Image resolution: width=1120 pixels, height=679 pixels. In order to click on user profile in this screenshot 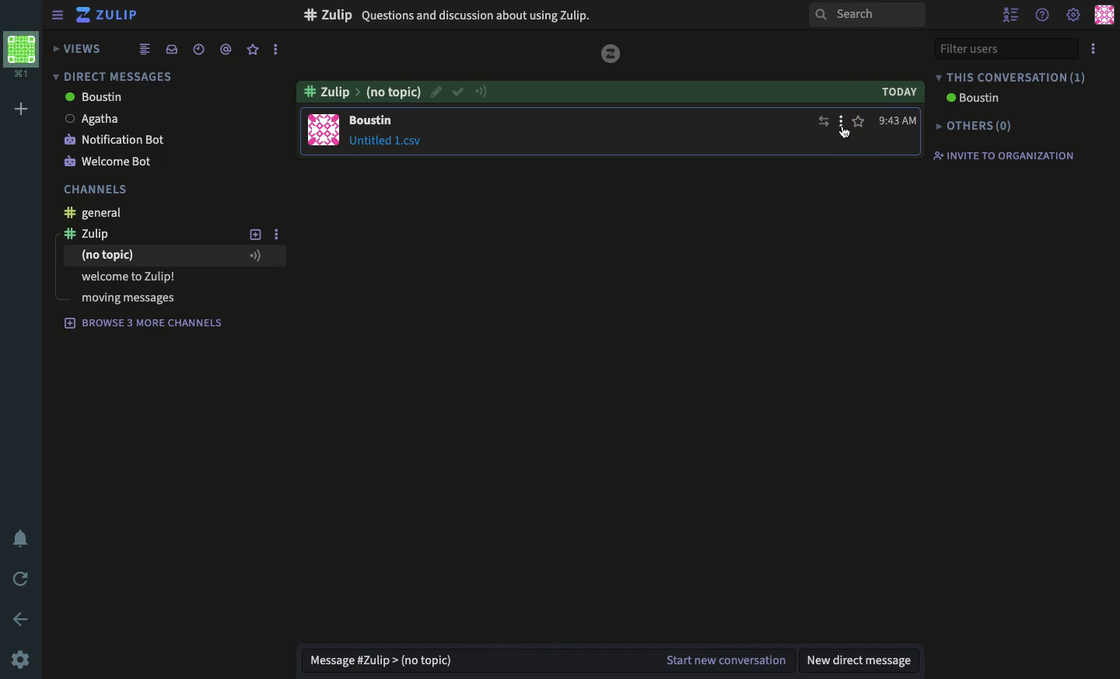, I will do `click(1103, 15)`.